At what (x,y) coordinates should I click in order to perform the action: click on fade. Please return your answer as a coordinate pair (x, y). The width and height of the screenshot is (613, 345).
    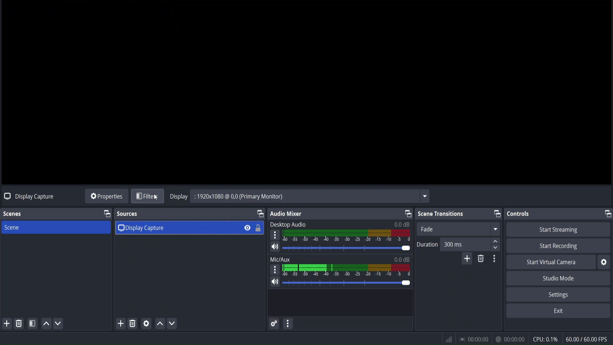
    Looking at the image, I should click on (428, 229).